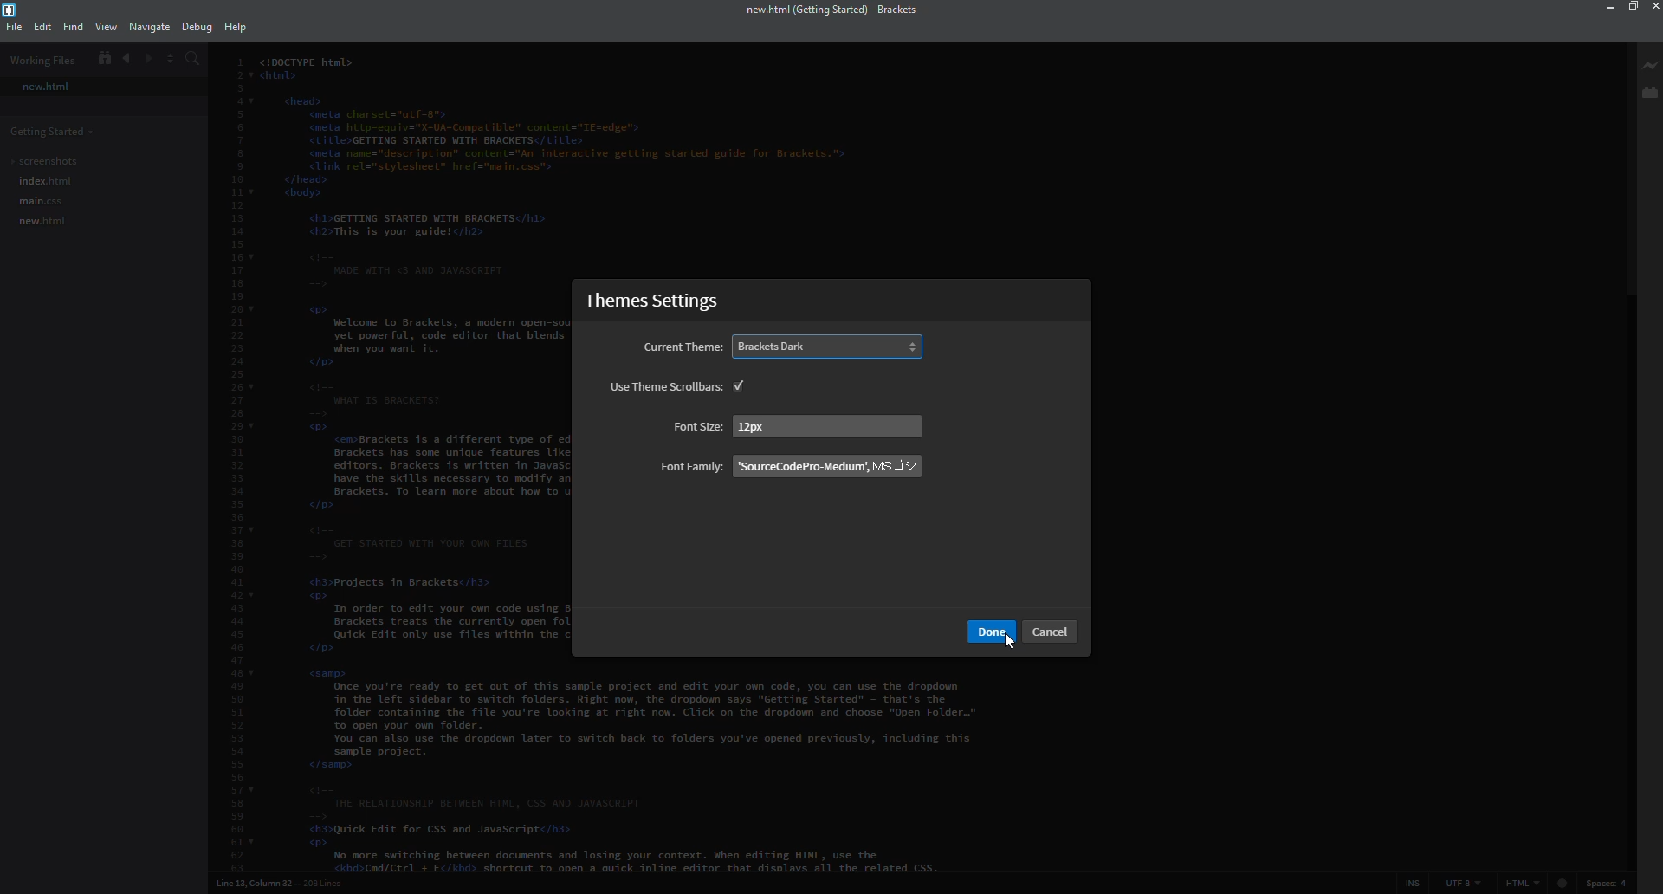  I want to click on scroll bar, so click(1632, 161).